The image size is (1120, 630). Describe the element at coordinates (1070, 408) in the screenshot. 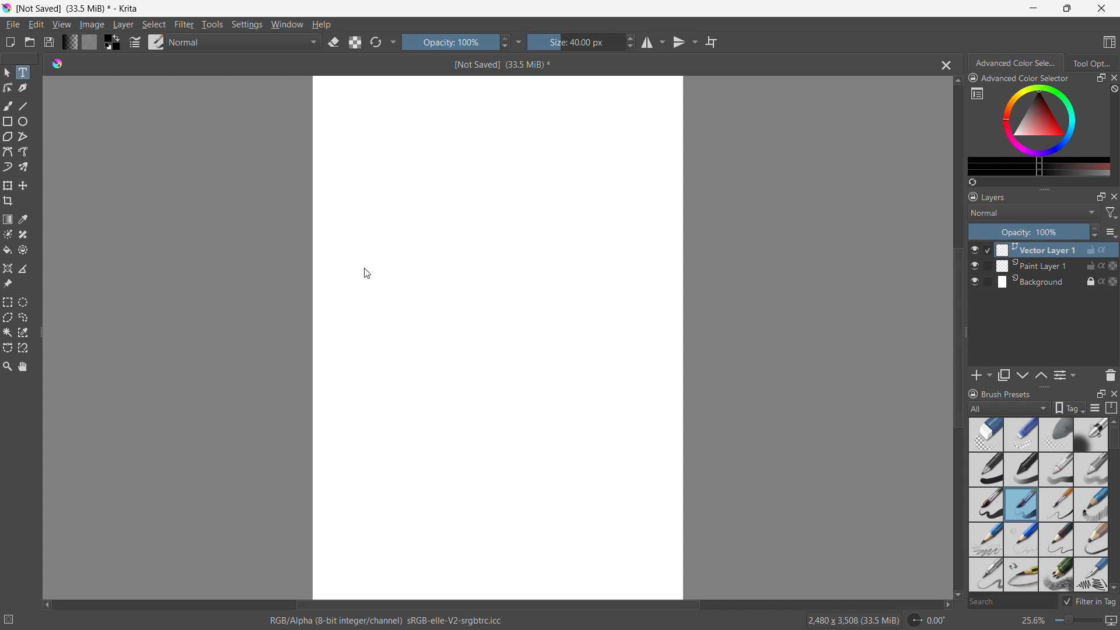

I see `tags` at that location.